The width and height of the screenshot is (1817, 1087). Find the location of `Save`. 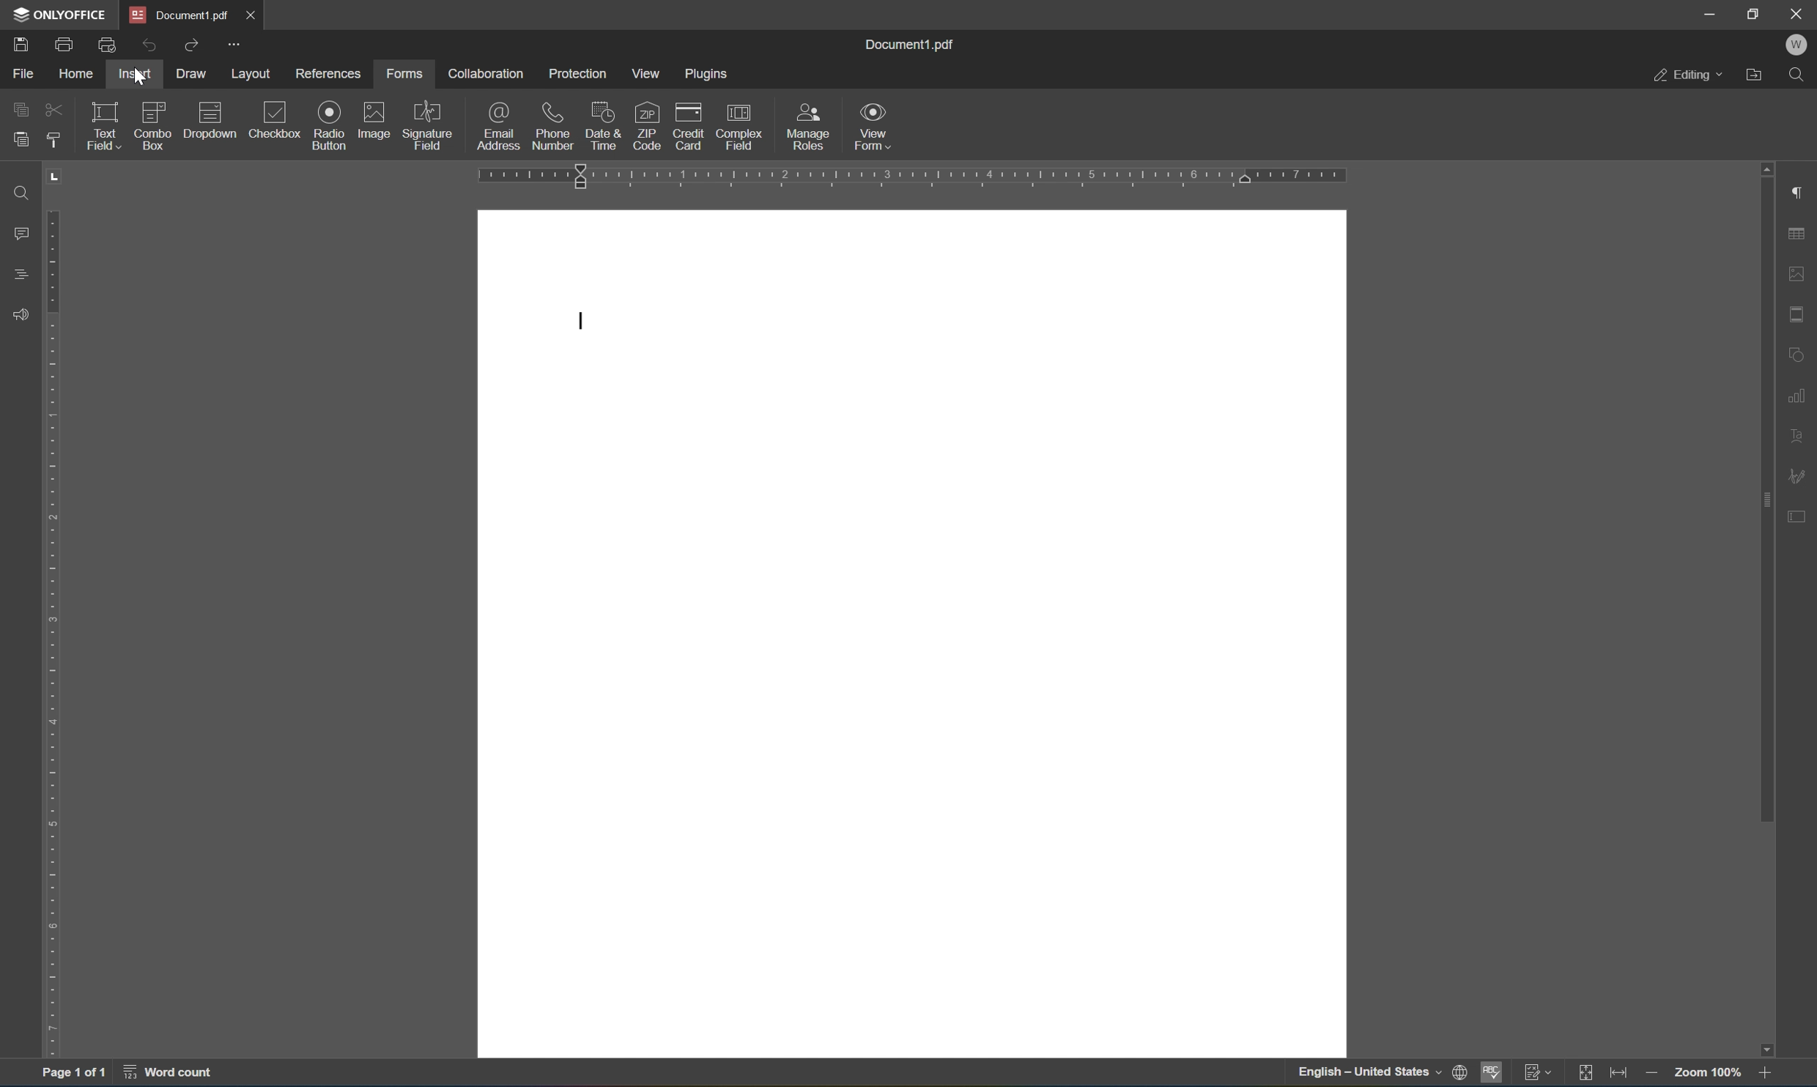

Save is located at coordinates (22, 45).